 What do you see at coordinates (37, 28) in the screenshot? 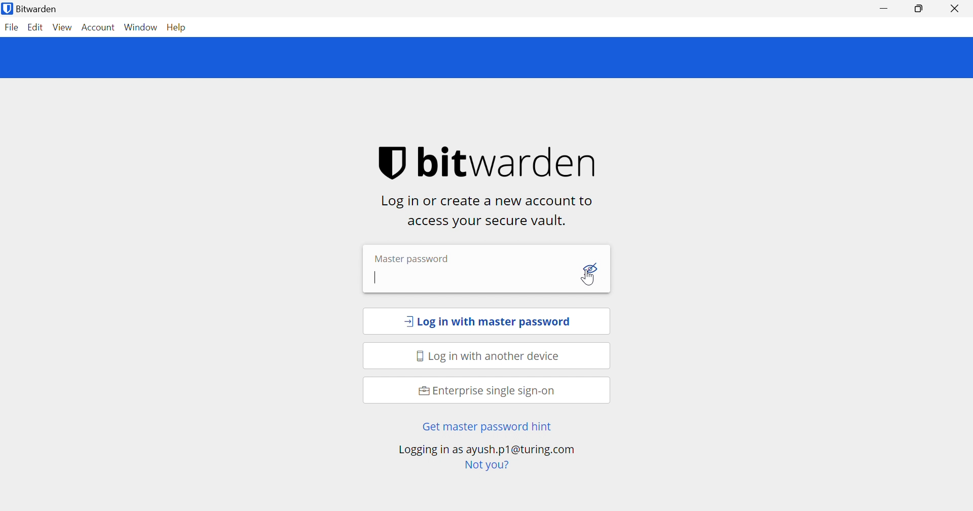
I see `Edit` at bounding box center [37, 28].